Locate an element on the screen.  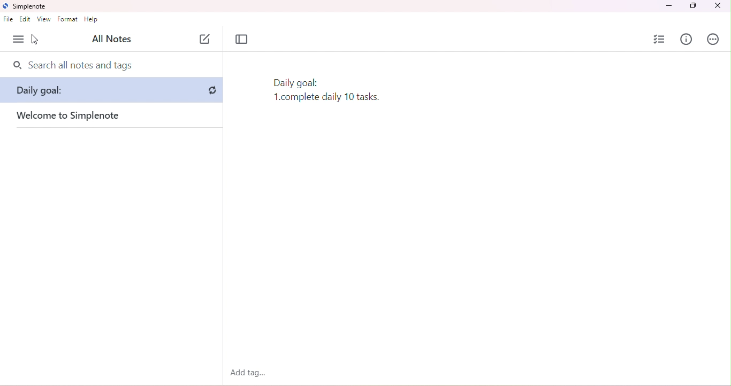
insert checklist is located at coordinates (660, 38).